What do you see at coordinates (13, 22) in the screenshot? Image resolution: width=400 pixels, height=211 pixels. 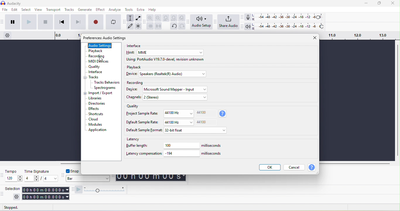 I see `pause` at bounding box center [13, 22].